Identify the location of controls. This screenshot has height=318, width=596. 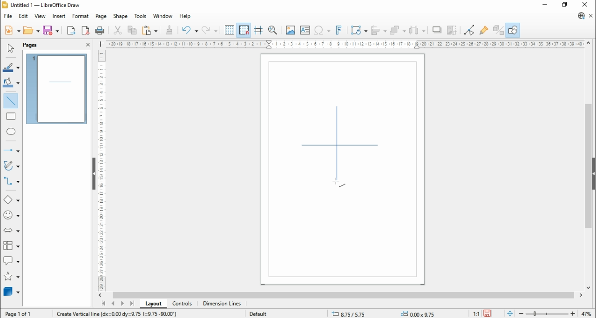
(182, 304).